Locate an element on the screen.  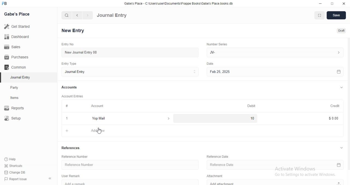
Draft is located at coordinates (339, 30).